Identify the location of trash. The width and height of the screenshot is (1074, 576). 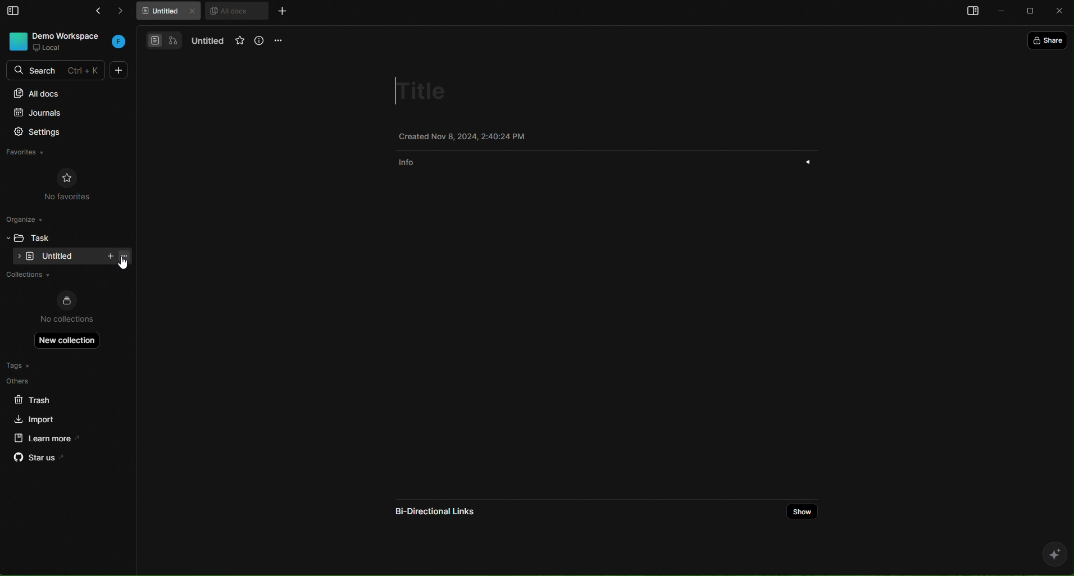
(42, 398).